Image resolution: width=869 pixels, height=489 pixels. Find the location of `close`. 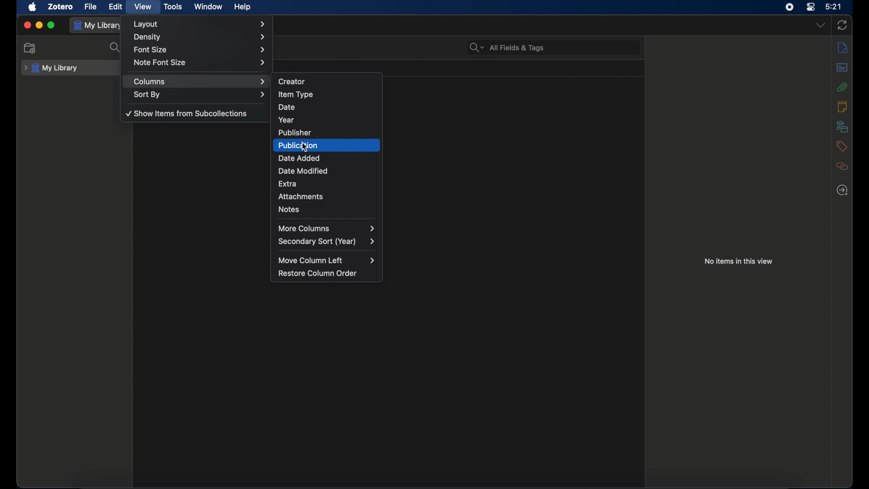

close is located at coordinates (27, 24).